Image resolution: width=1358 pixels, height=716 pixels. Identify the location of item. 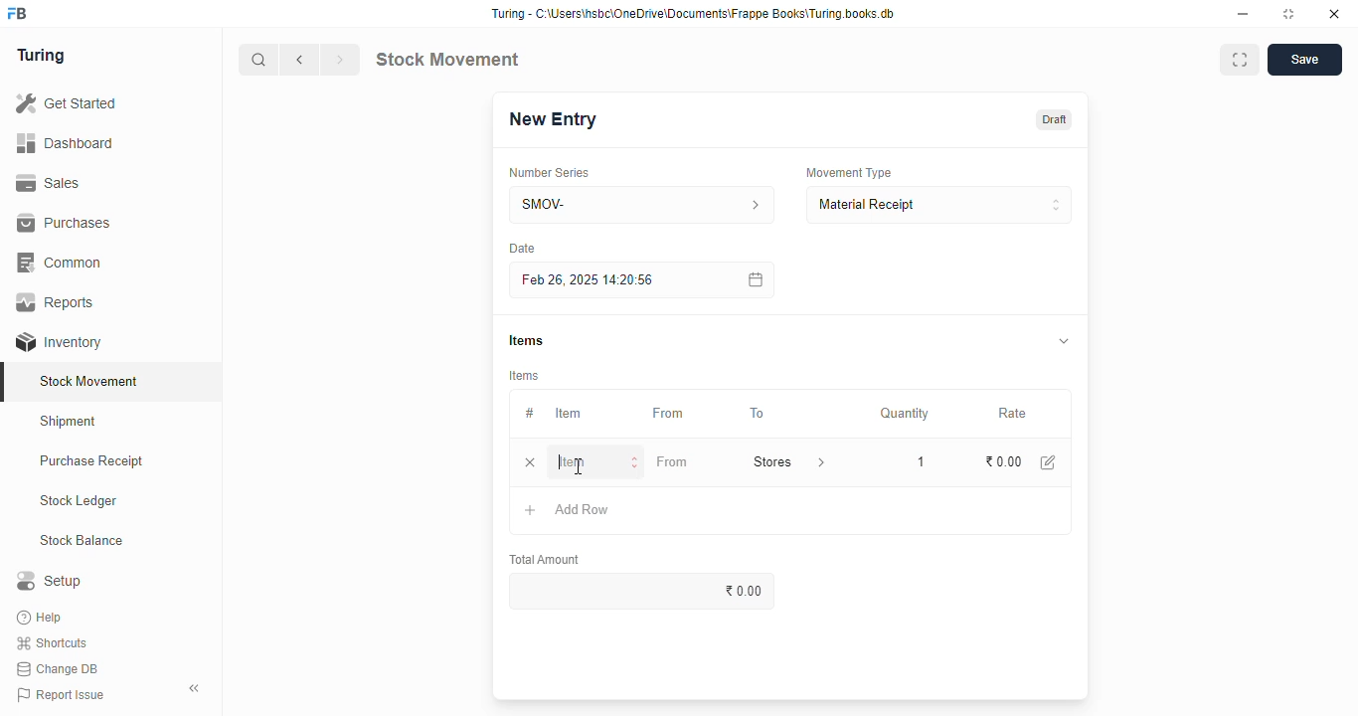
(568, 413).